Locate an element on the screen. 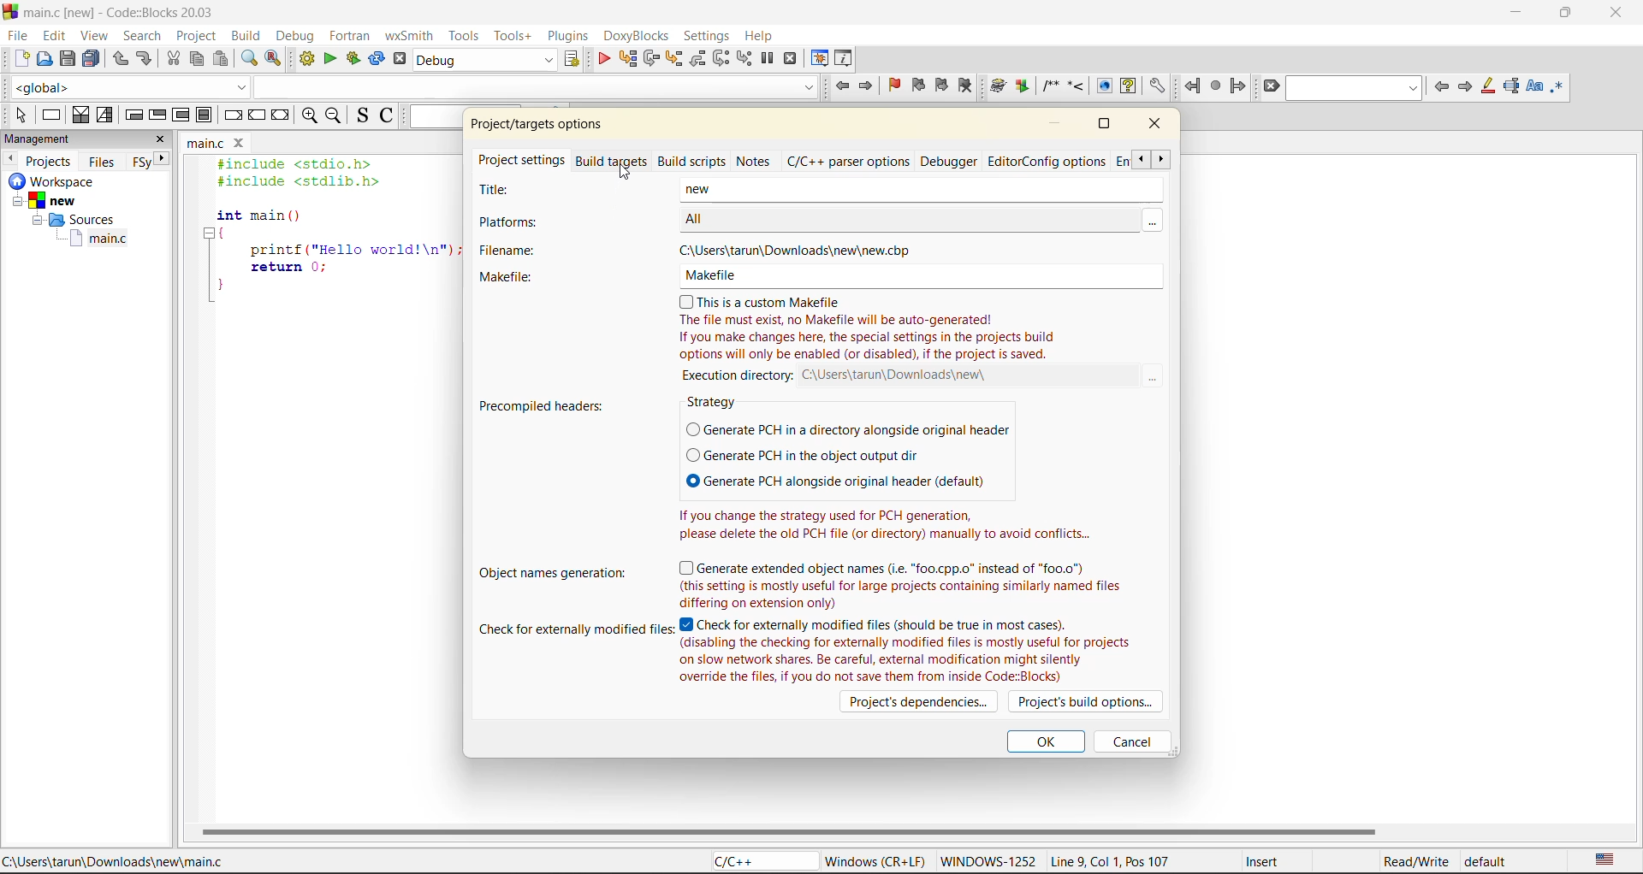  tools is located at coordinates (463, 37).